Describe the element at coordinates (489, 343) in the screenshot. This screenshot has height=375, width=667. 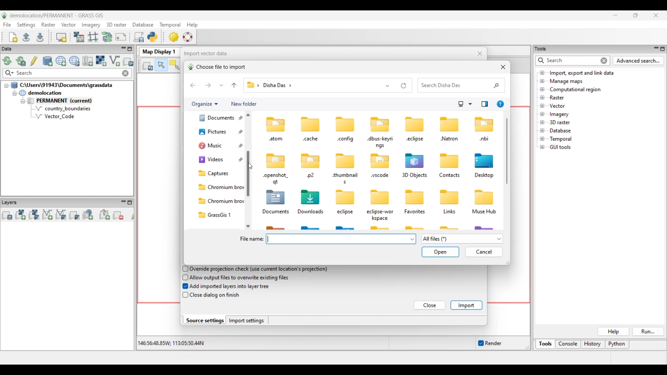
I see `Enable/Disable auto-rendering` at that location.